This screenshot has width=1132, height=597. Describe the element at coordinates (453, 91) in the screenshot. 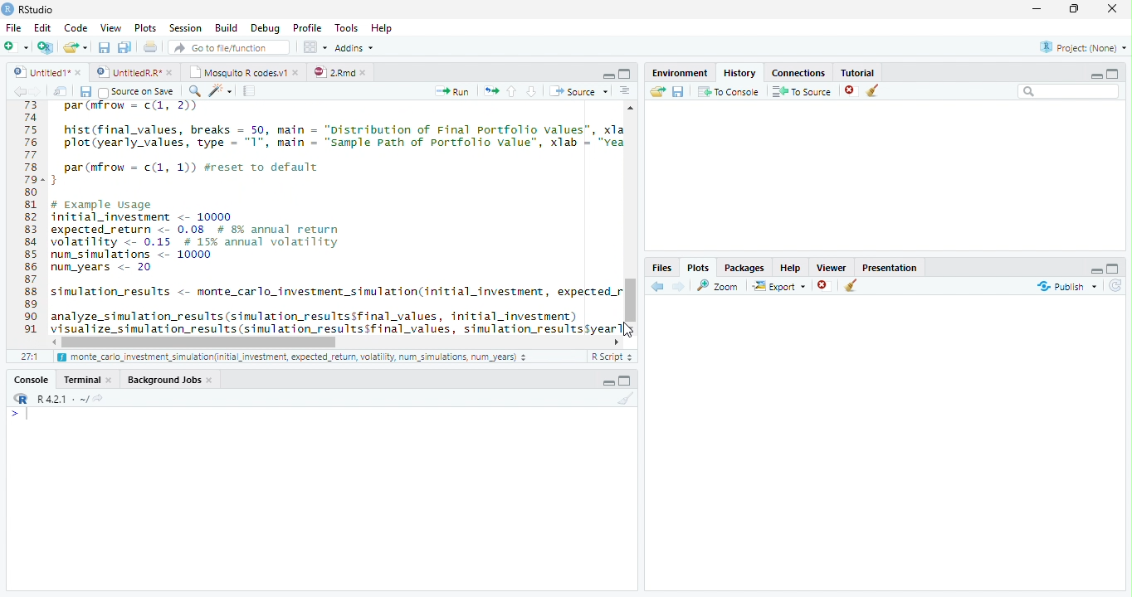

I see `Run` at that location.